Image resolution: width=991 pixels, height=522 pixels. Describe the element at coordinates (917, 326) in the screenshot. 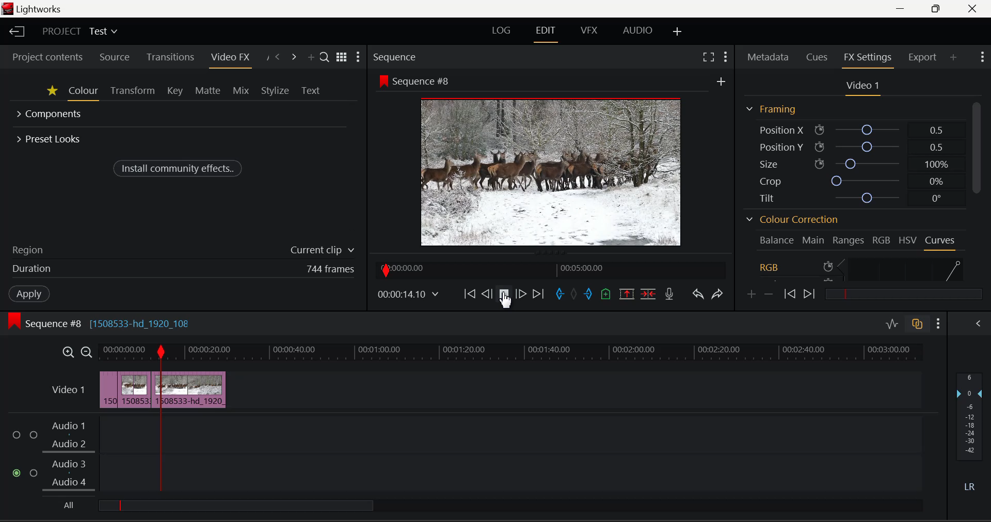

I see `Toggle audio track sync` at that location.